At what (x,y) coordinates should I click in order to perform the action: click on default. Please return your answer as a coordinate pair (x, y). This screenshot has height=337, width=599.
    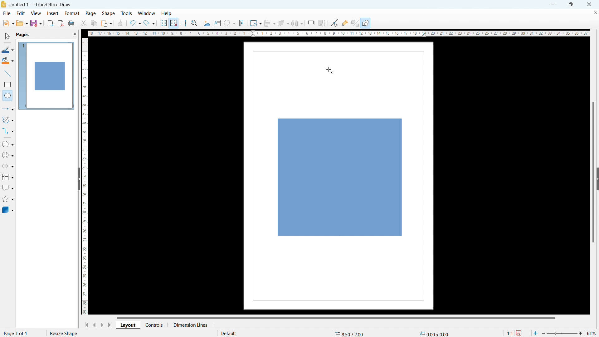
    Looking at the image, I should click on (228, 333).